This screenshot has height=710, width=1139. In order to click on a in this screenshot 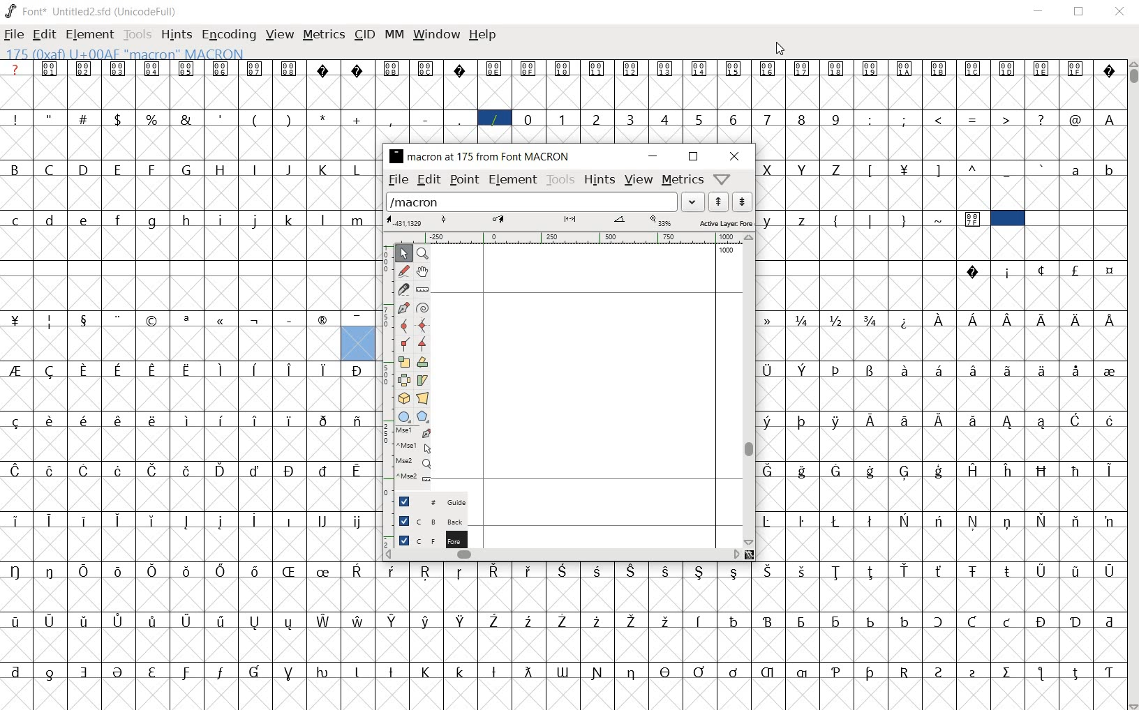, I will do `click(1076, 171)`.